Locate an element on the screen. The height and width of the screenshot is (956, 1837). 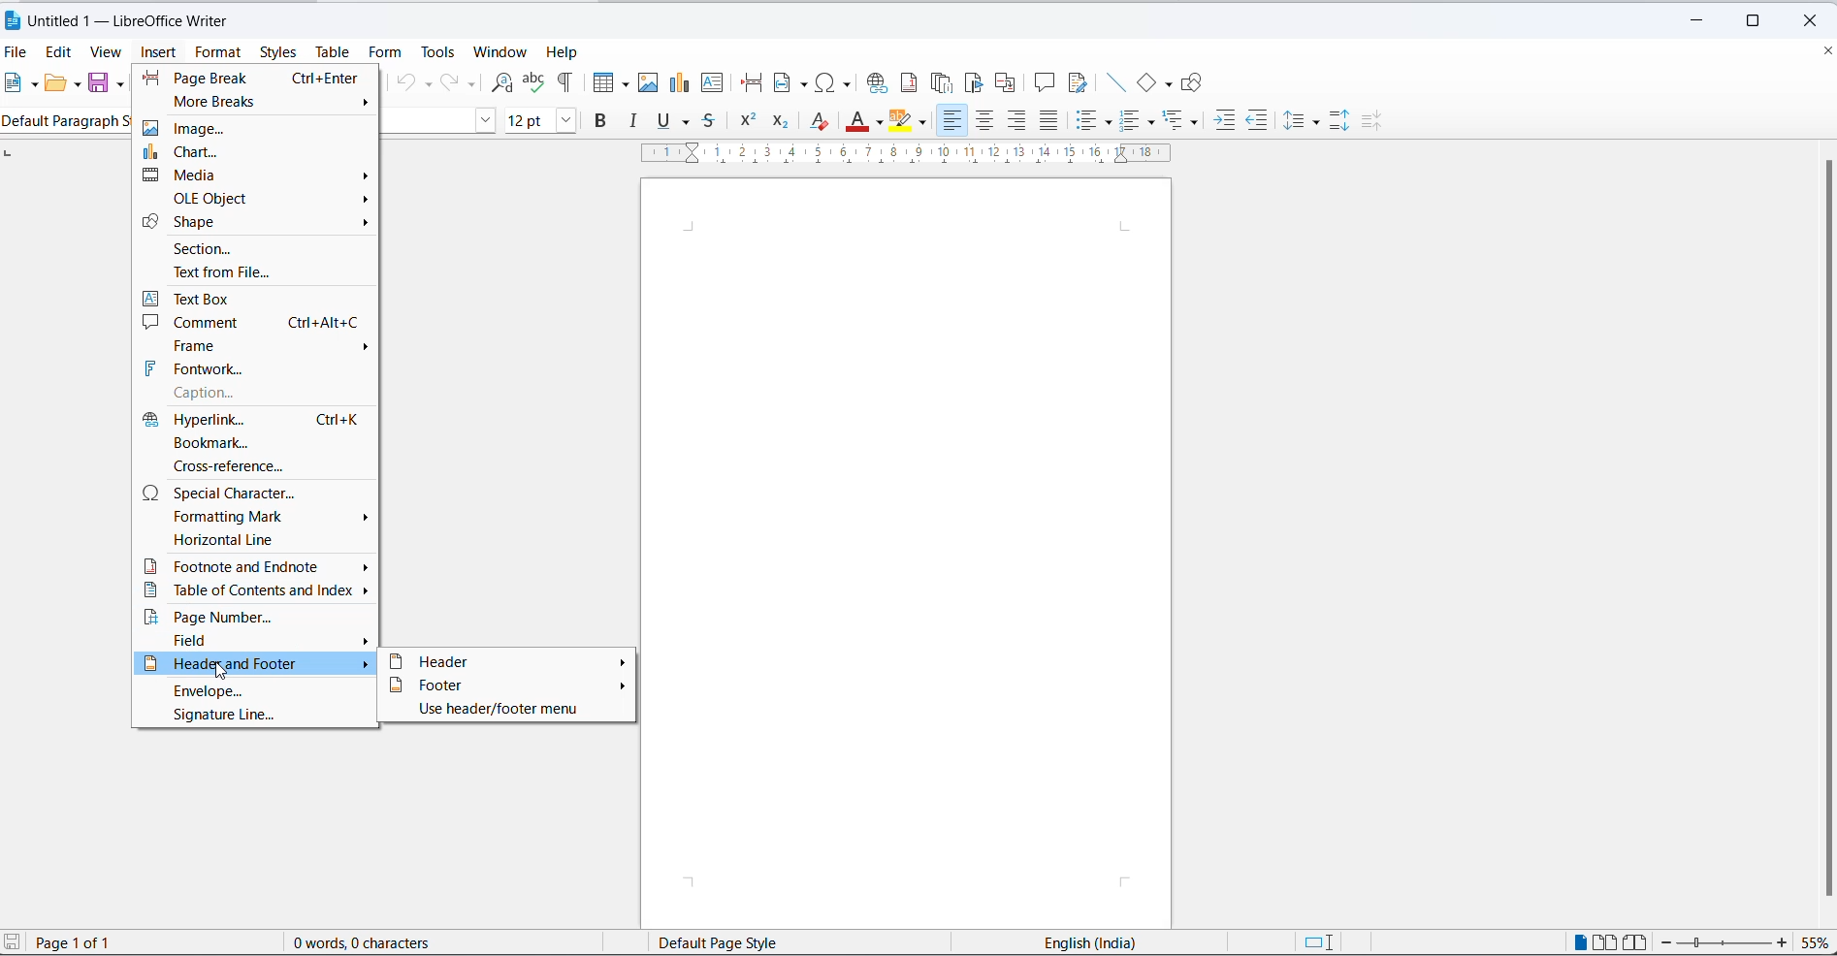
form is located at coordinates (388, 52).